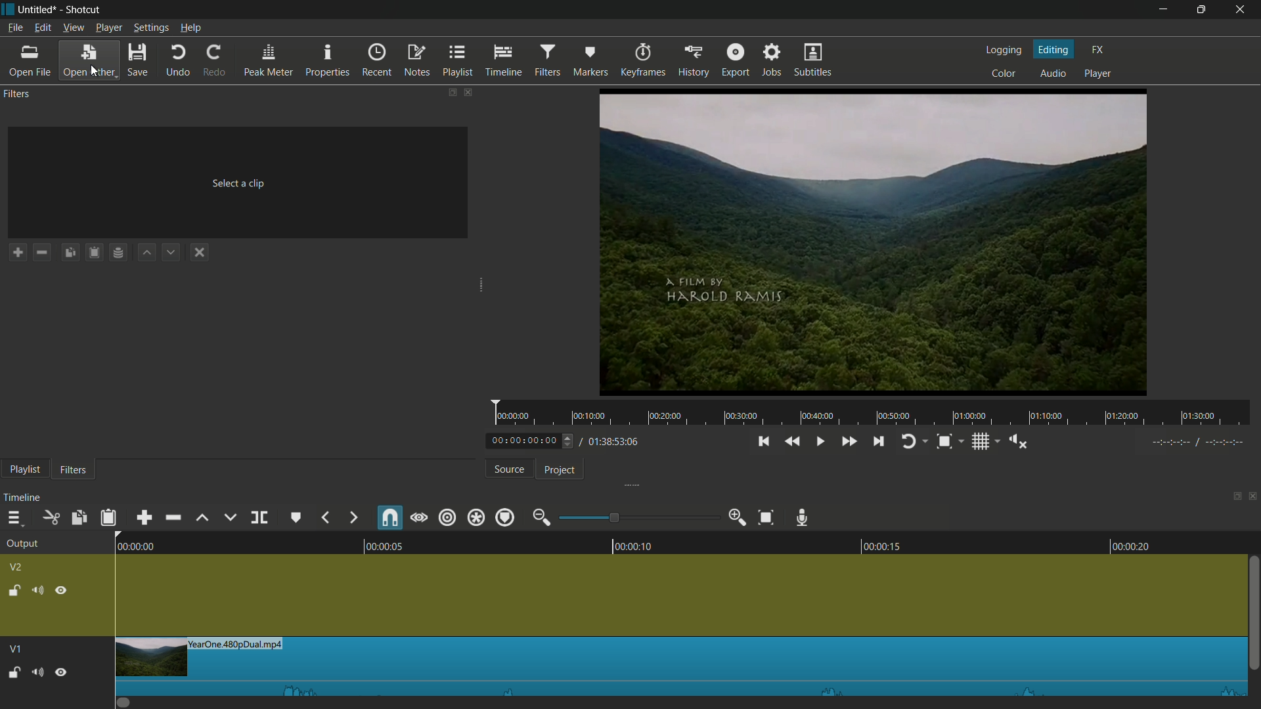 The width and height of the screenshot is (1261, 709). Describe the element at coordinates (42, 252) in the screenshot. I see `remove a filter` at that location.